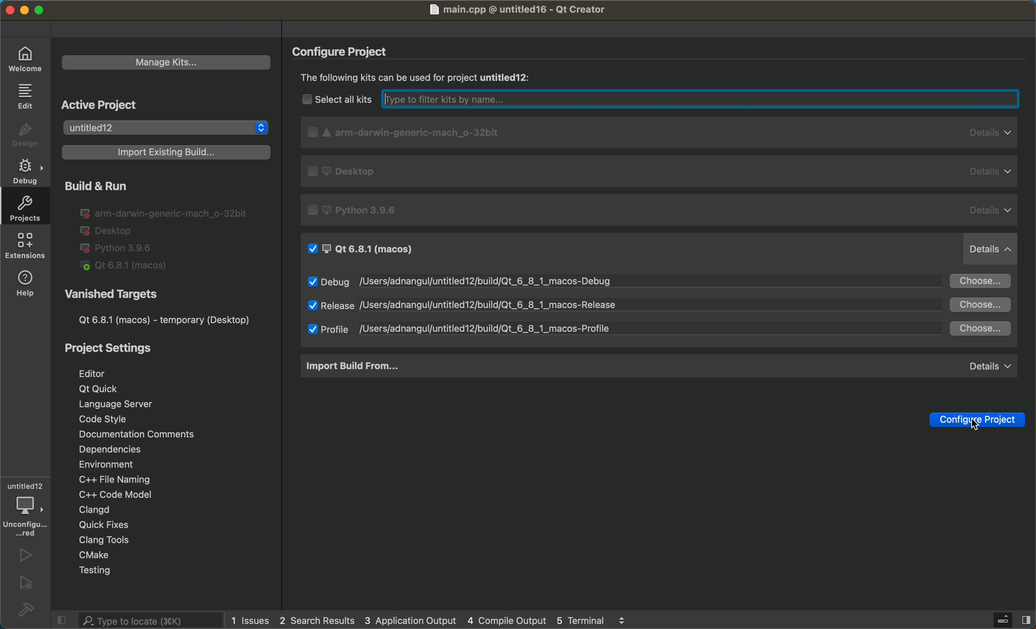 The image size is (1036, 629). Describe the element at coordinates (167, 153) in the screenshot. I see `import existing build` at that location.